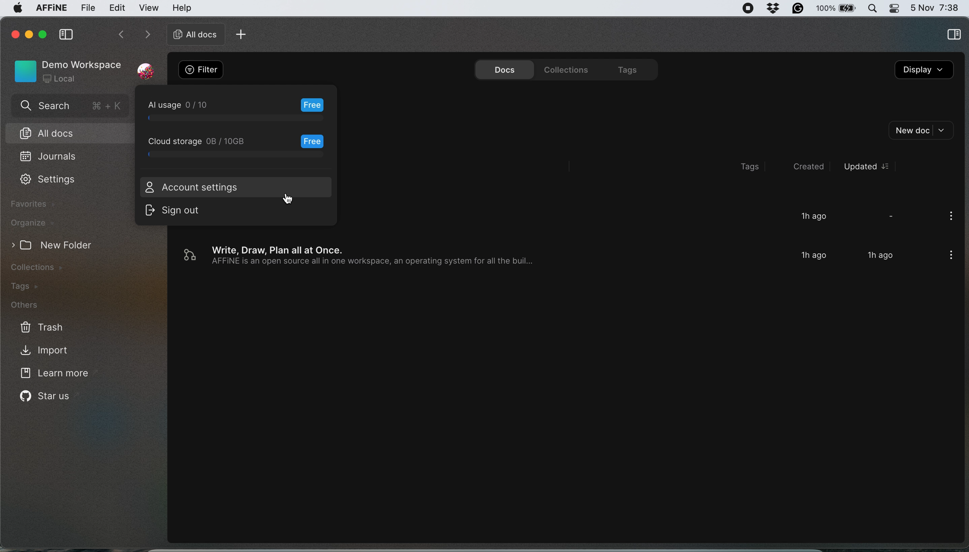 The height and width of the screenshot is (552, 969). What do you see at coordinates (32, 223) in the screenshot?
I see `organize` at bounding box center [32, 223].